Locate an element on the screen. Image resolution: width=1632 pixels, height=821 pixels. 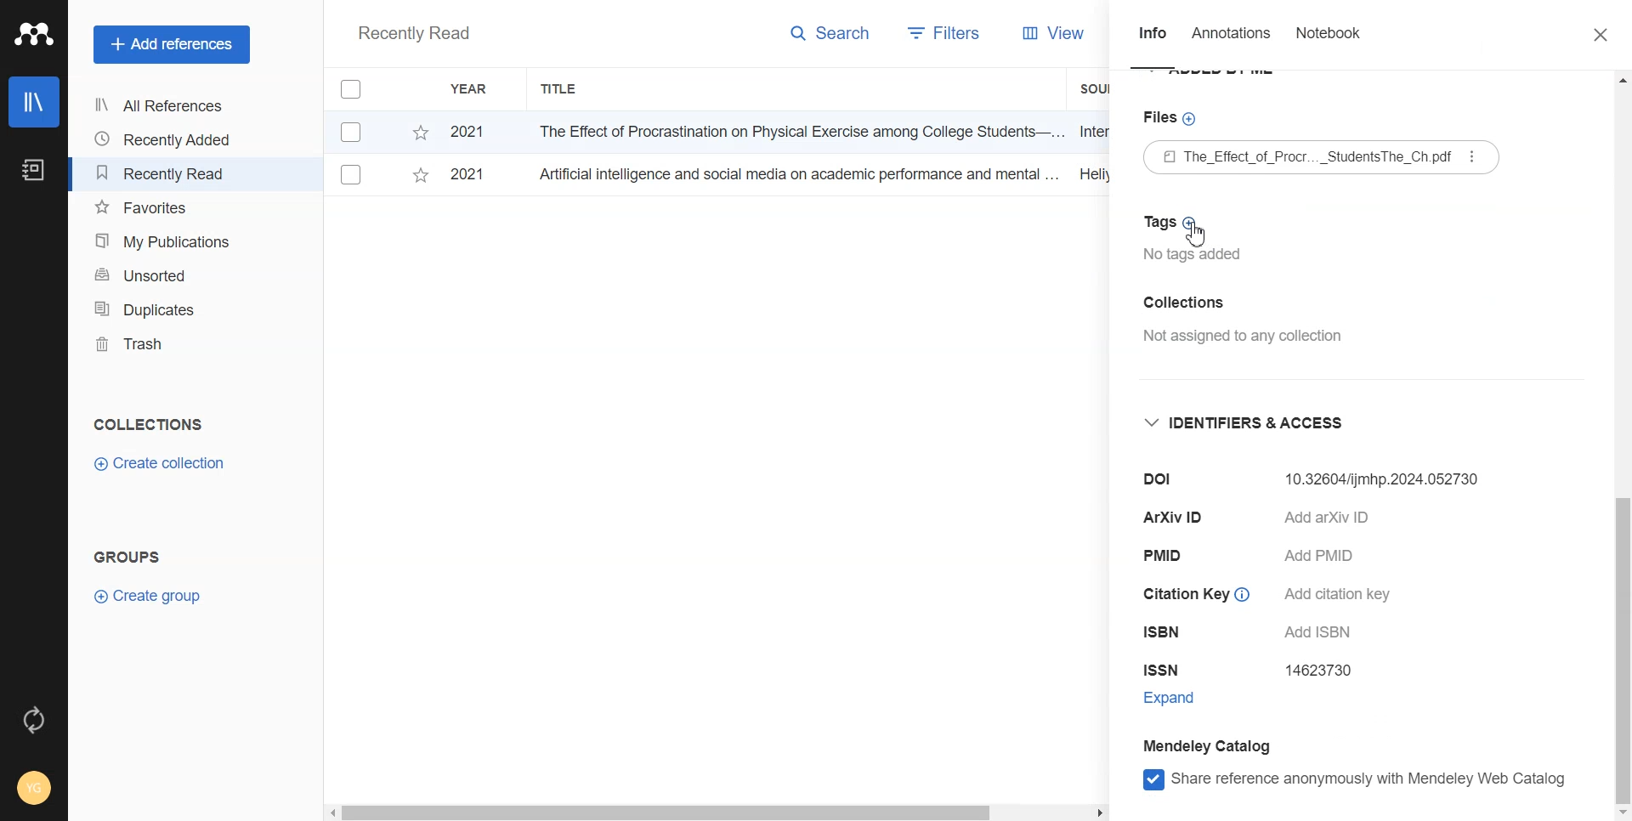
Info is located at coordinates (1153, 38).